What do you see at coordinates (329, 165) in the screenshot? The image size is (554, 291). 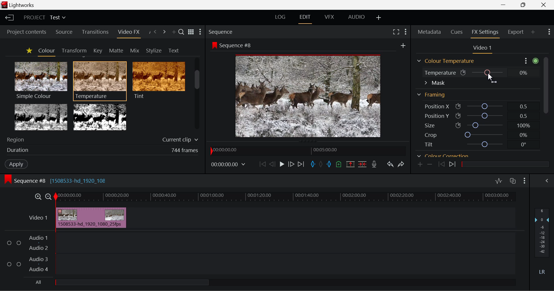 I see `Mark Out` at bounding box center [329, 165].